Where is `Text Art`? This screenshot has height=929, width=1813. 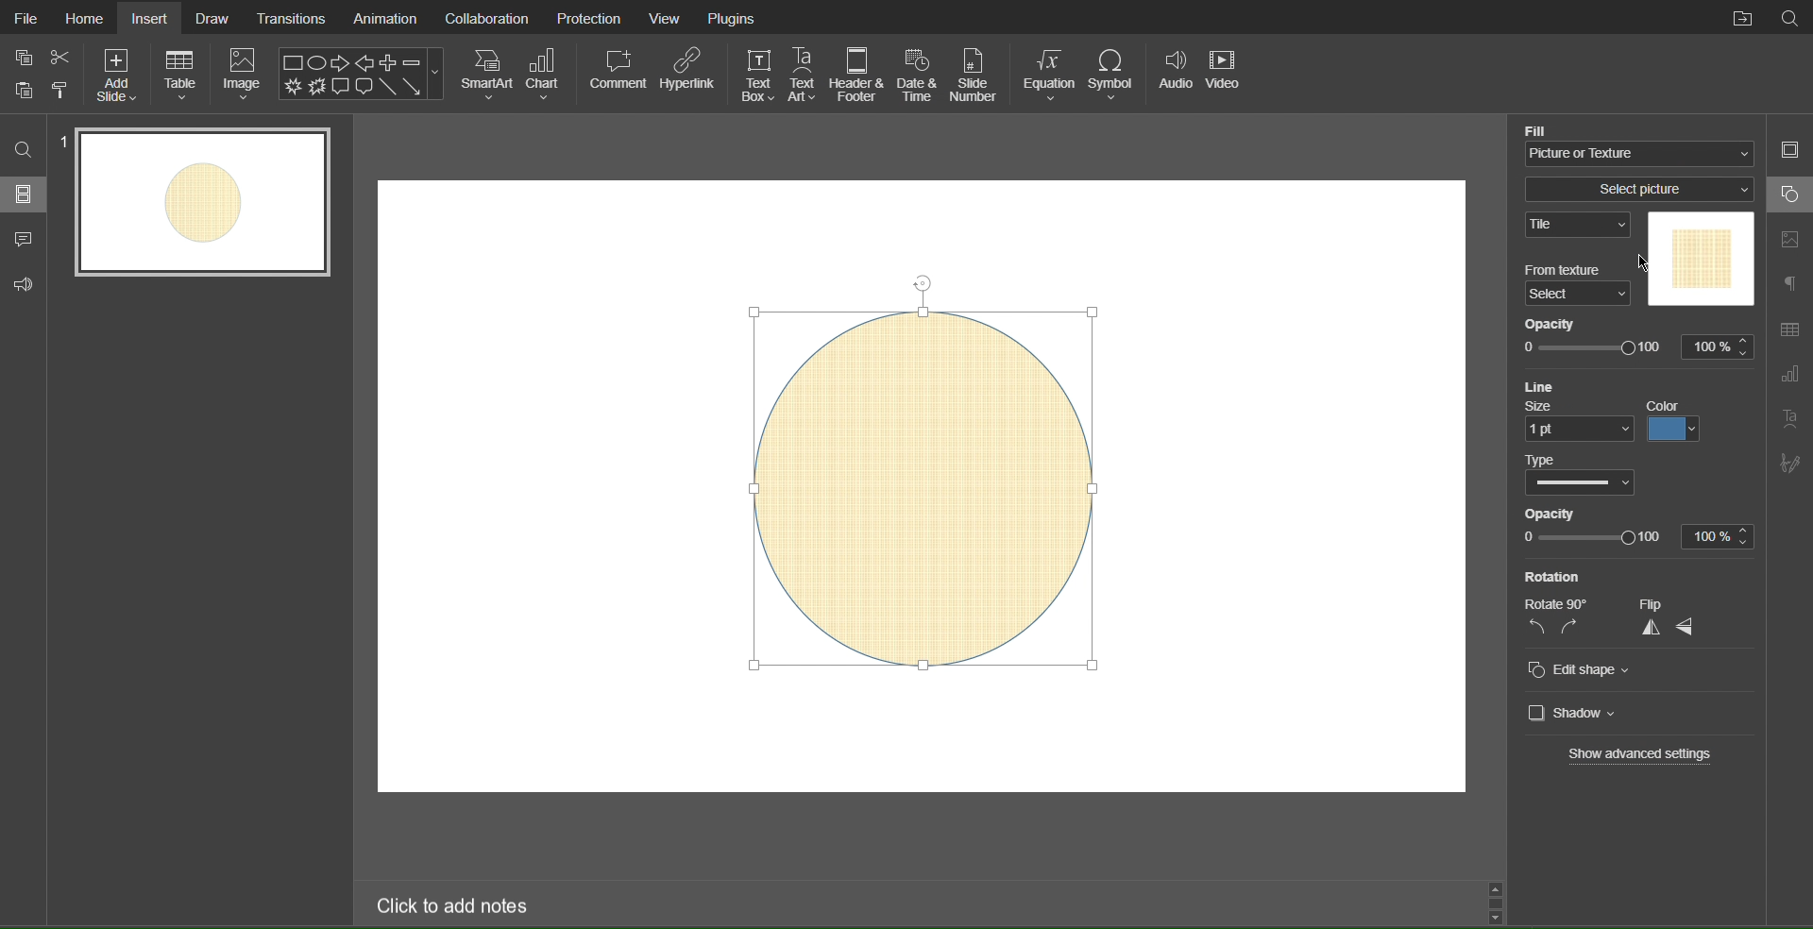 Text Art is located at coordinates (1791, 422).